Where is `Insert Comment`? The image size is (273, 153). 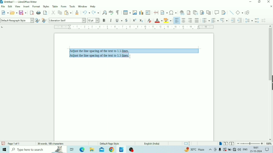
Insert Comment is located at coordinates (217, 12).